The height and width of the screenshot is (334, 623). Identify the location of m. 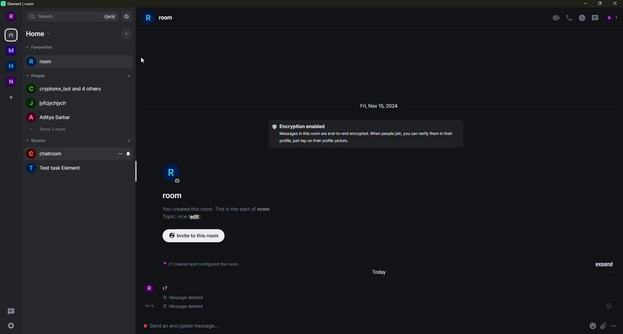
(11, 51).